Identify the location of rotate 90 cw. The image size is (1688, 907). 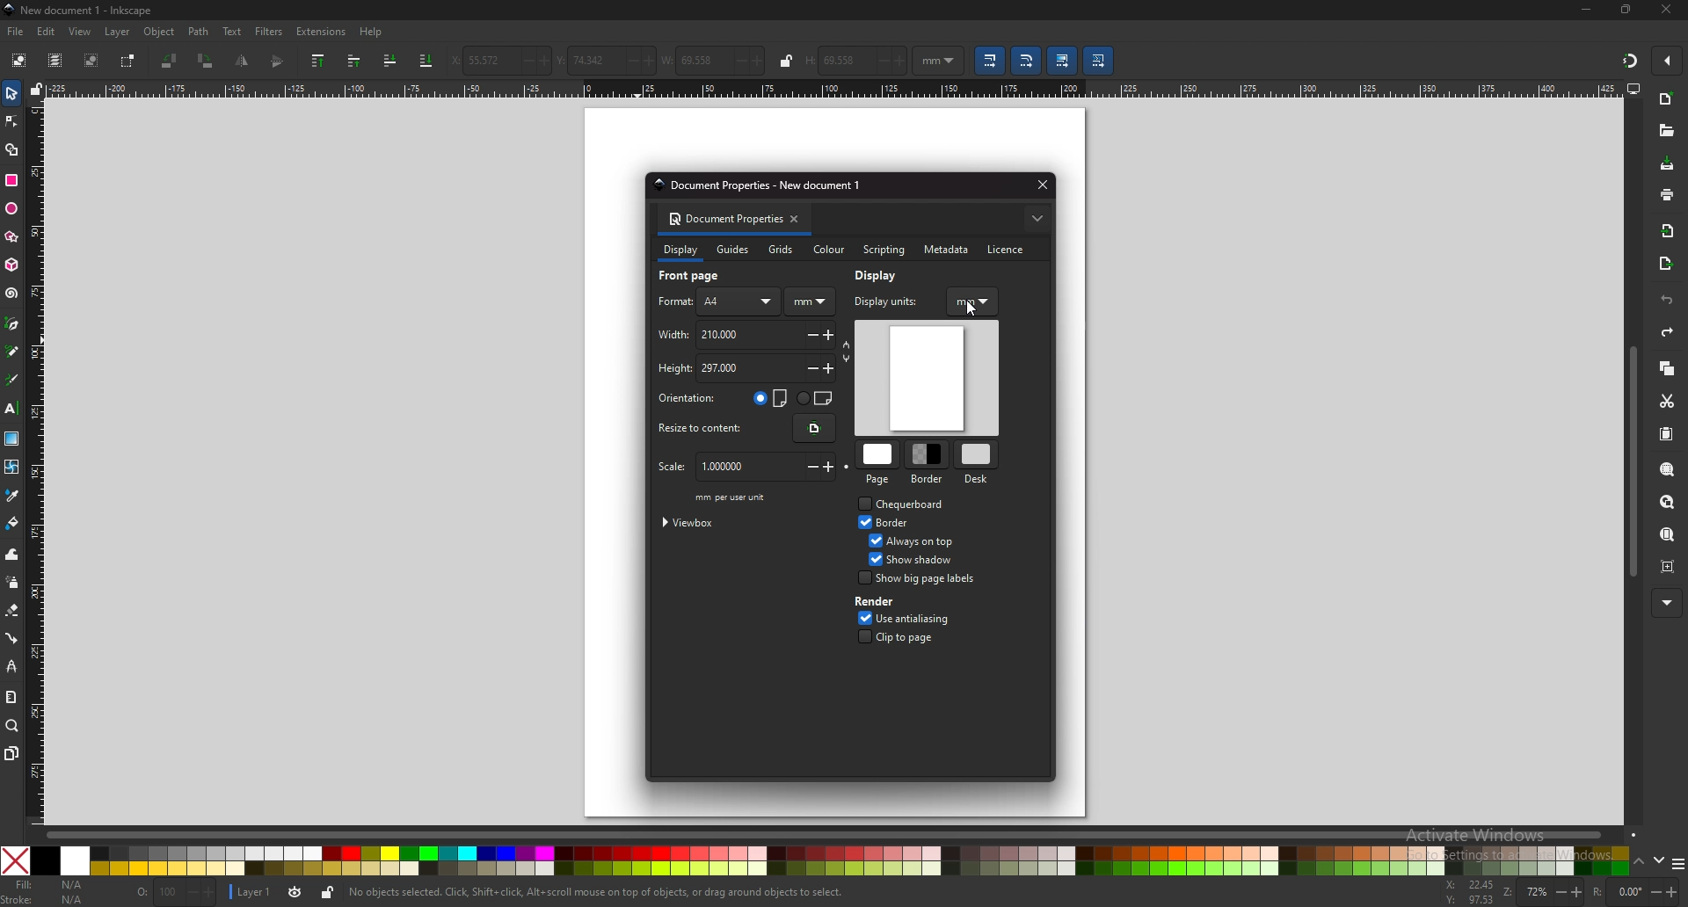
(207, 62).